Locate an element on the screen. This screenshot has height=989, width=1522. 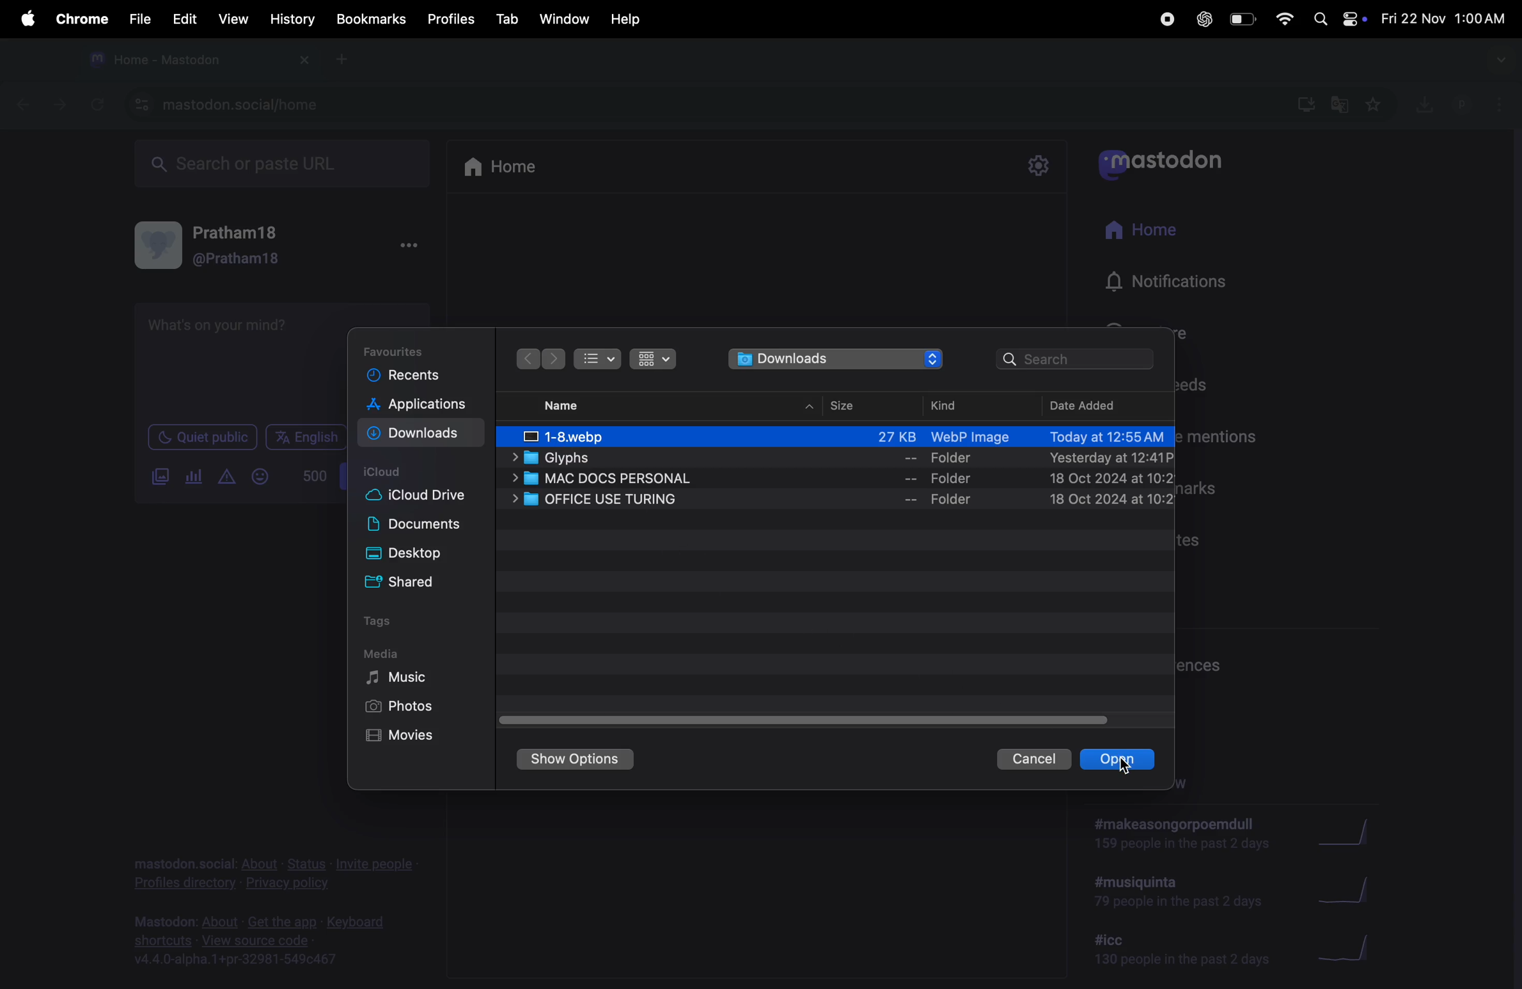
edit is located at coordinates (184, 19).